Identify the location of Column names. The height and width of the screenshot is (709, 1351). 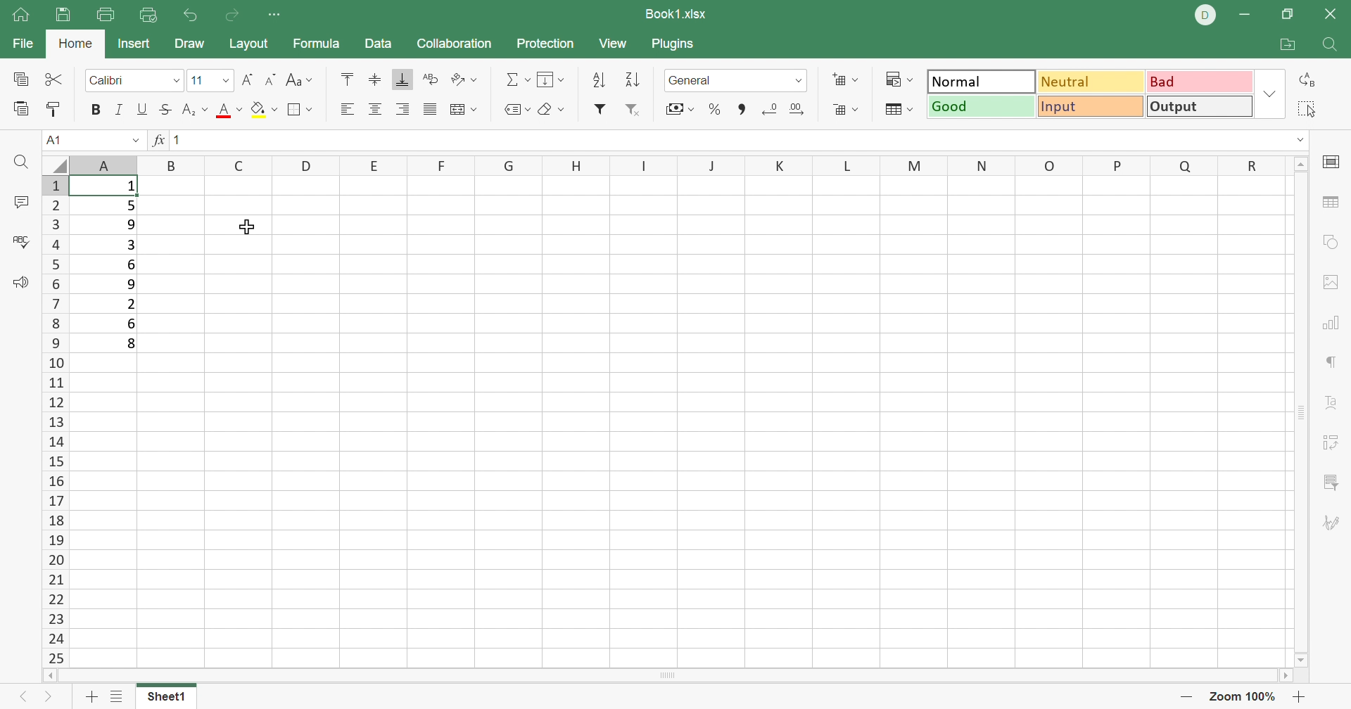
(677, 165).